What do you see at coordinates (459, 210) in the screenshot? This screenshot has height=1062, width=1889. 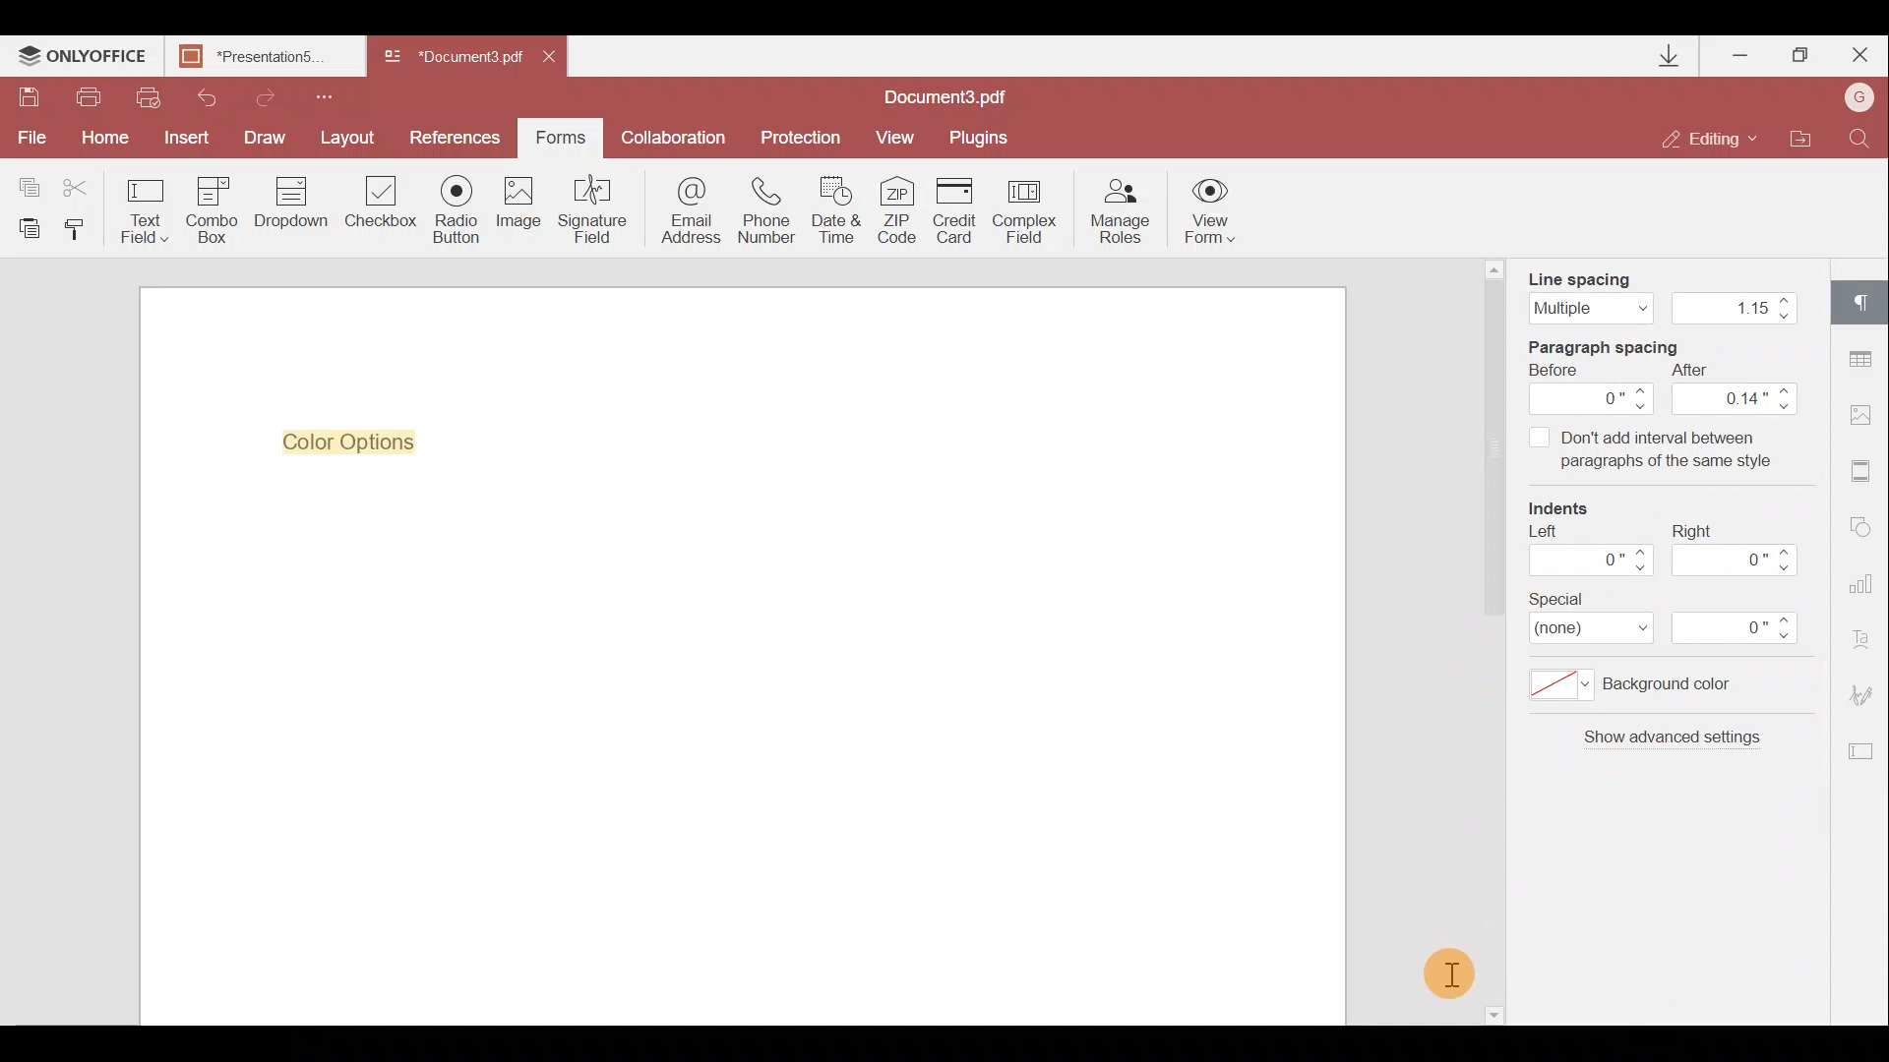 I see `Radio` at bounding box center [459, 210].